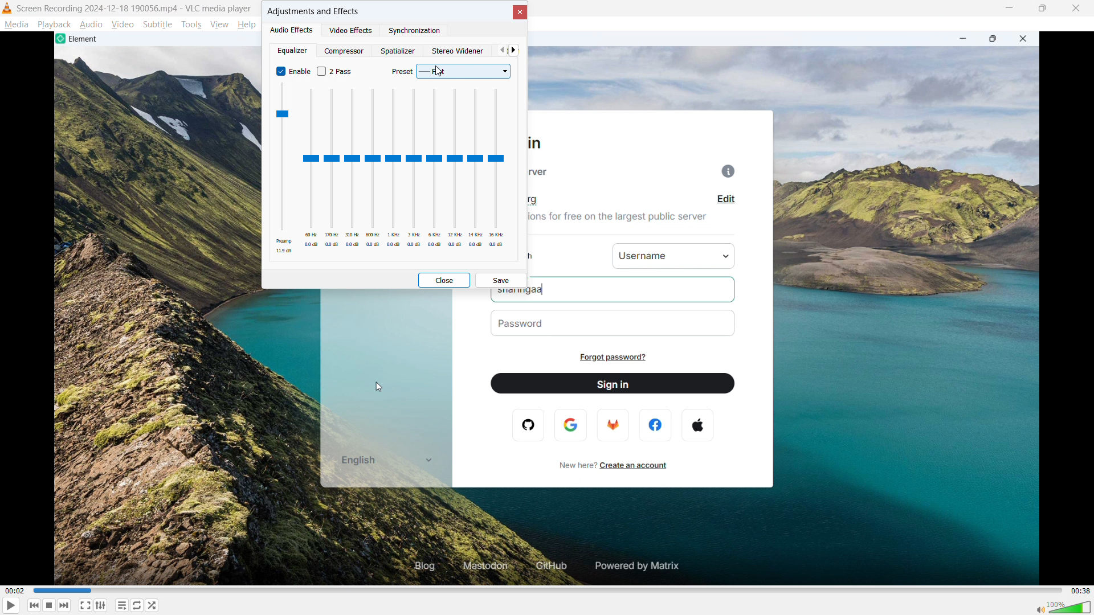 The image size is (1094, 615). I want to click on Maximize , so click(1044, 9).